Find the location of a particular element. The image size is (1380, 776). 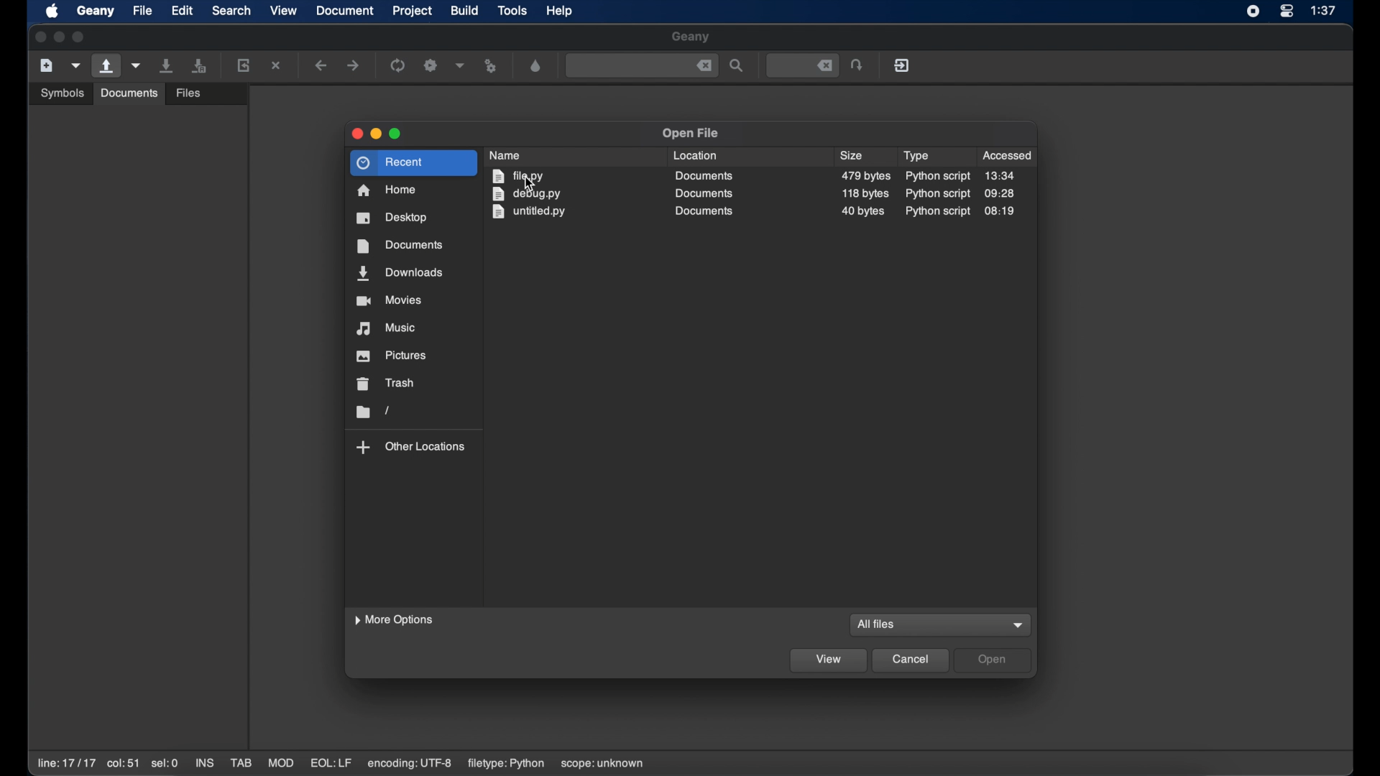

folder is located at coordinates (372, 412).